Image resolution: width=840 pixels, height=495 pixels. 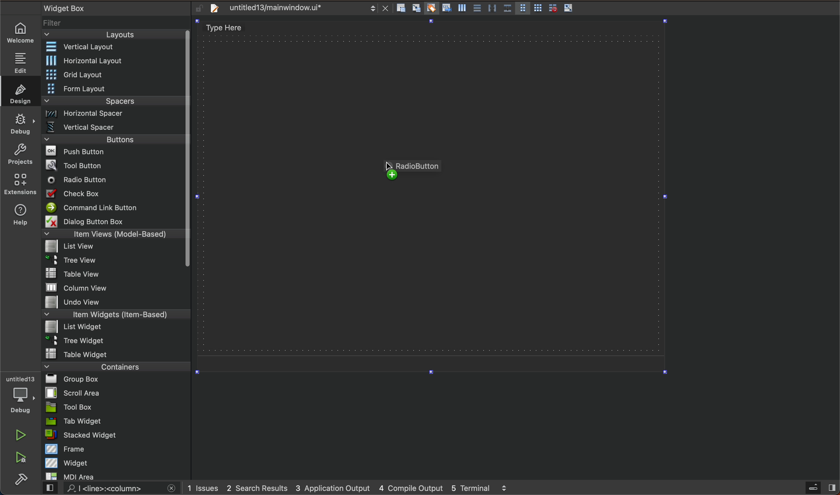 I want to click on , so click(x=551, y=8).